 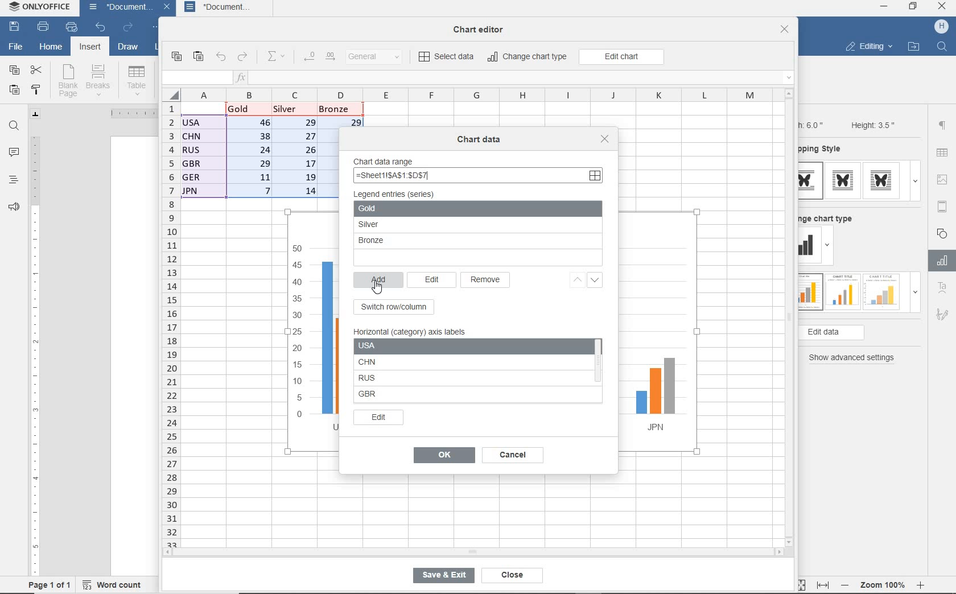 I want to click on close, so click(x=606, y=139).